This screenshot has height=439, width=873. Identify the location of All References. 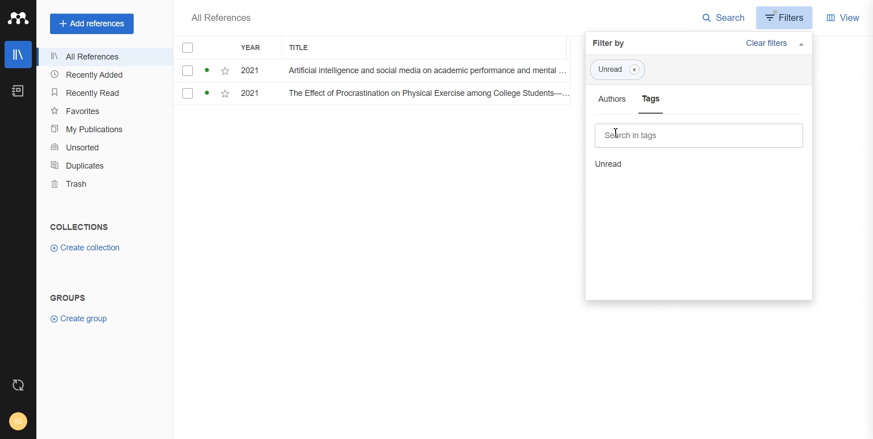
(104, 58).